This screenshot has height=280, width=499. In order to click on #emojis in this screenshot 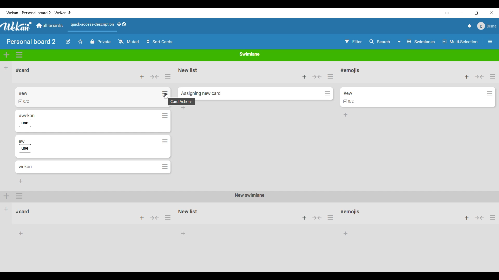, I will do `click(352, 213)`.